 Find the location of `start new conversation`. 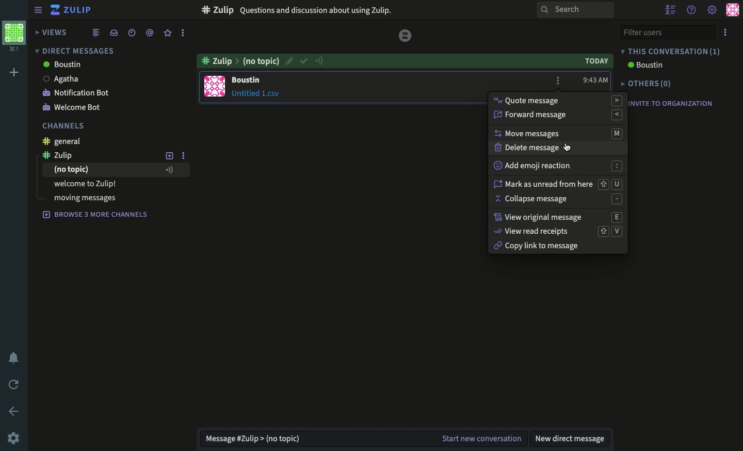

start new conversation is located at coordinates (480, 436).